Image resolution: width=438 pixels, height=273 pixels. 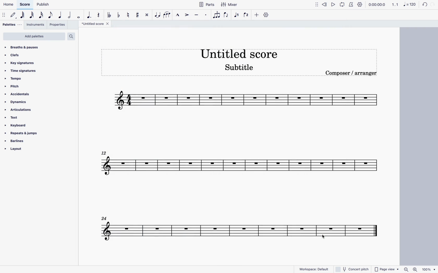 I want to click on tie, so click(x=157, y=16).